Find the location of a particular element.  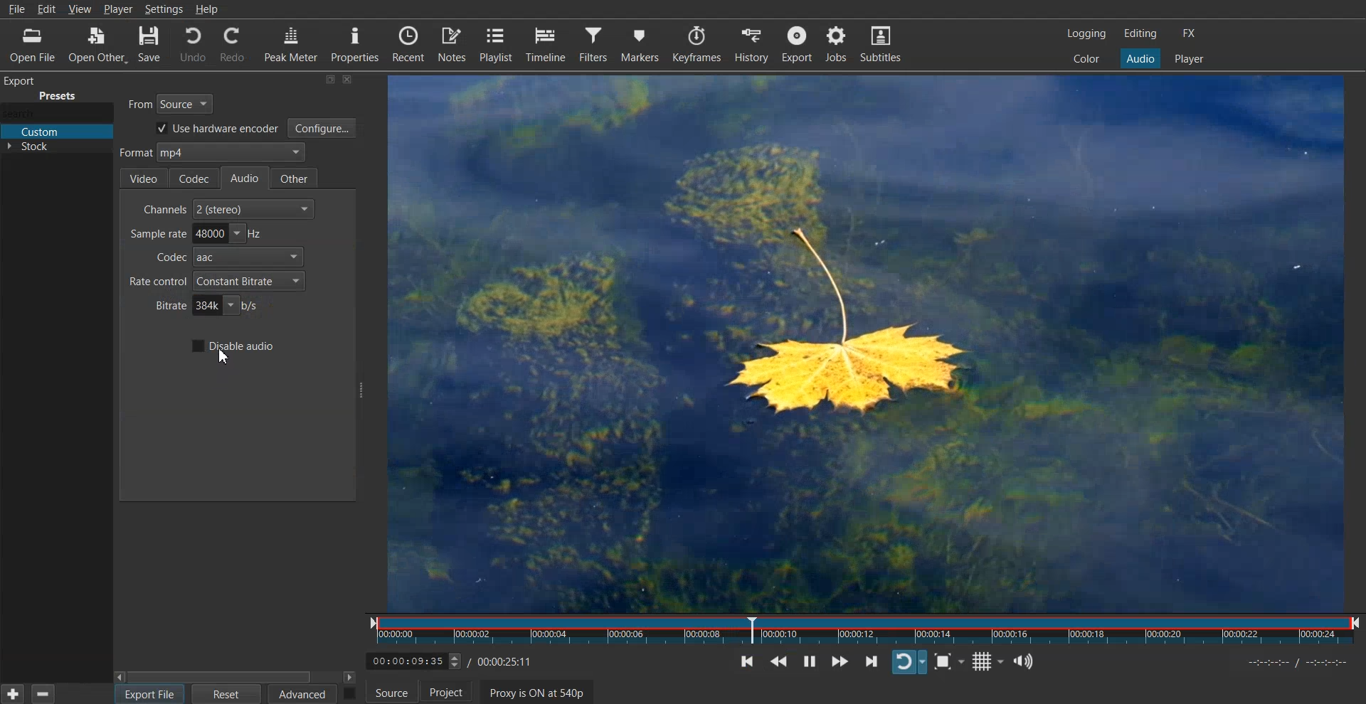

Rate control is located at coordinates (216, 281).